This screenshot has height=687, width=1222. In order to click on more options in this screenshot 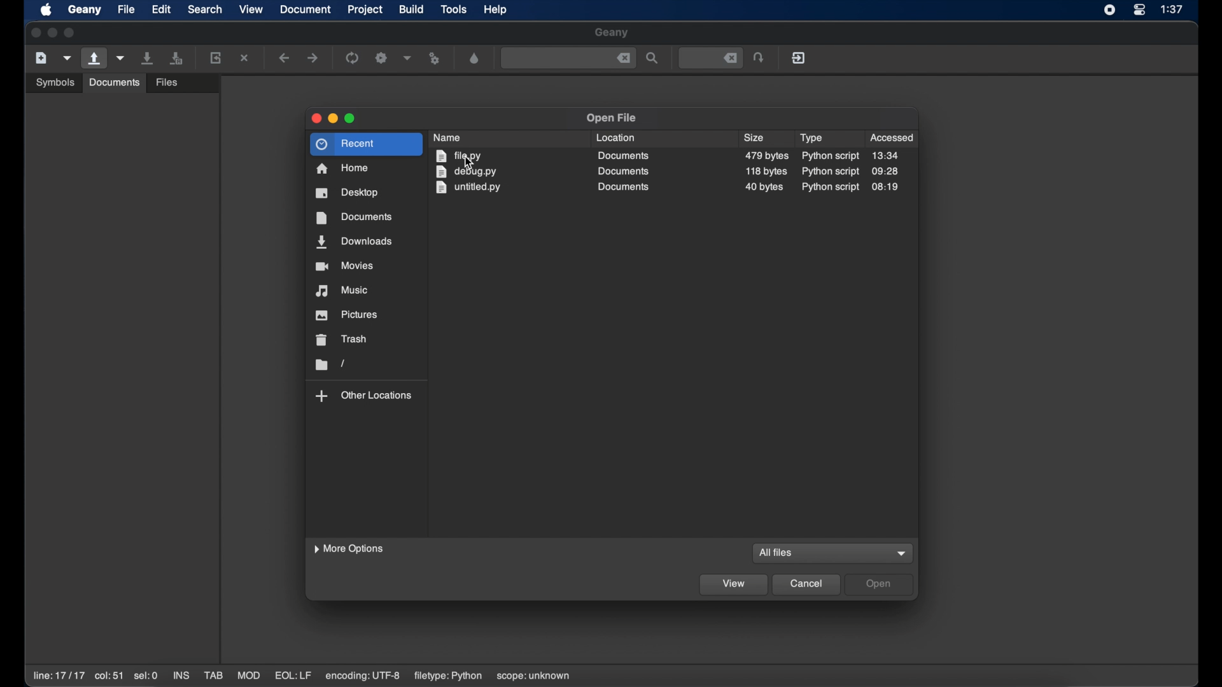, I will do `click(350, 549)`.